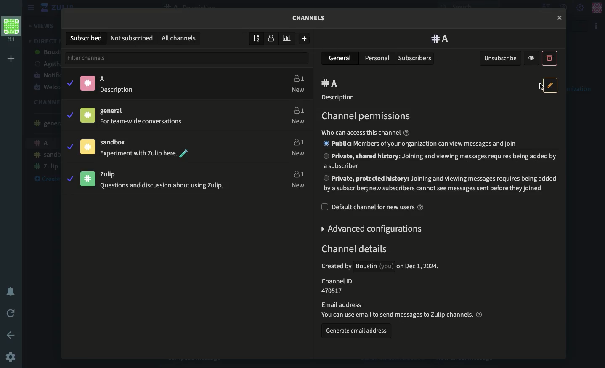  What do you see at coordinates (440, 184) in the screenshot?
I see `© Private, protected history: Joining and viewing messages requires being added
by a subscriber; new subscribers cannot see messages sent before they joined` at bounding box center [440, 184].